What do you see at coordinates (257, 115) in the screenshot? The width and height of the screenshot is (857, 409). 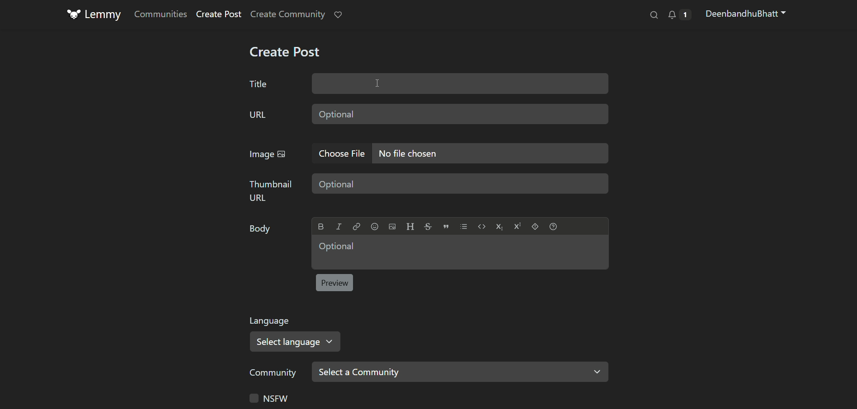 I see `URL` at bounding box center [257, 115].